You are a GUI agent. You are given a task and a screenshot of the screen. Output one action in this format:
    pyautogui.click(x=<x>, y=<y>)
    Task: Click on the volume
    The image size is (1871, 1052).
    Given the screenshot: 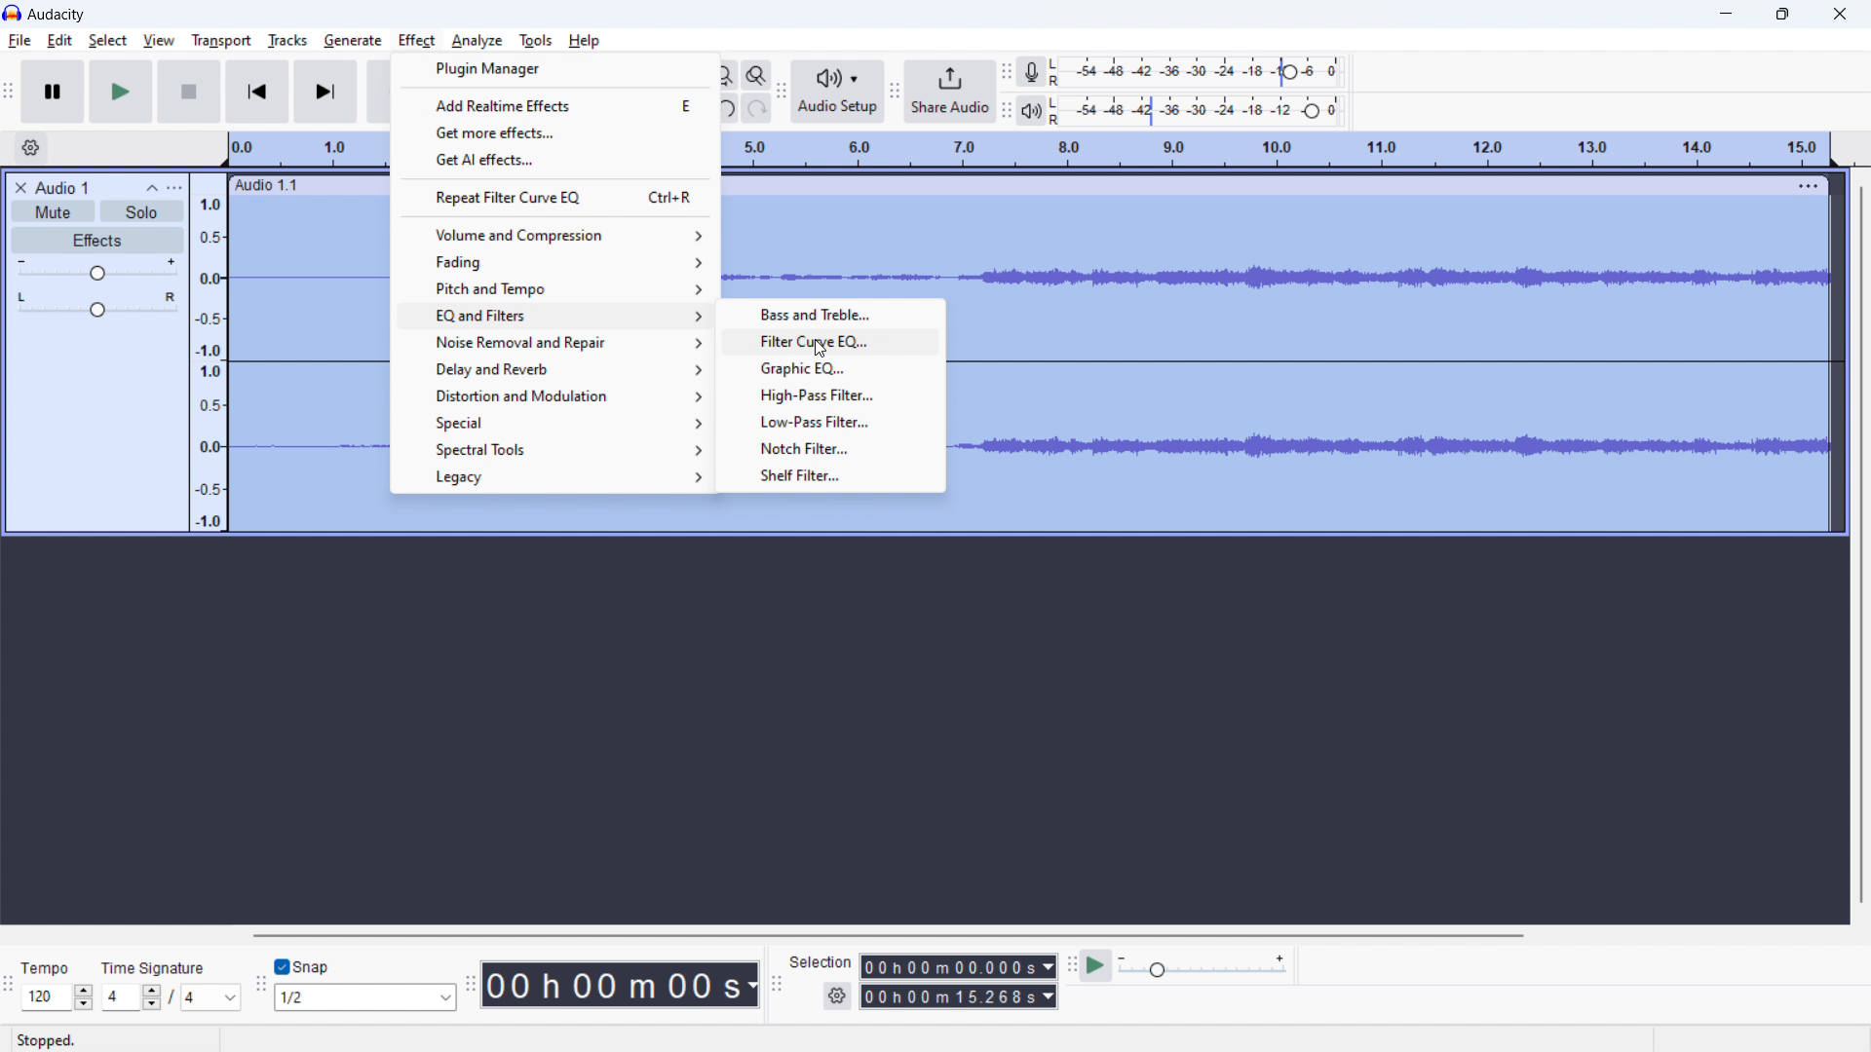 What is the action you would take?
    pyautogui.click(x=98, y=270)
    